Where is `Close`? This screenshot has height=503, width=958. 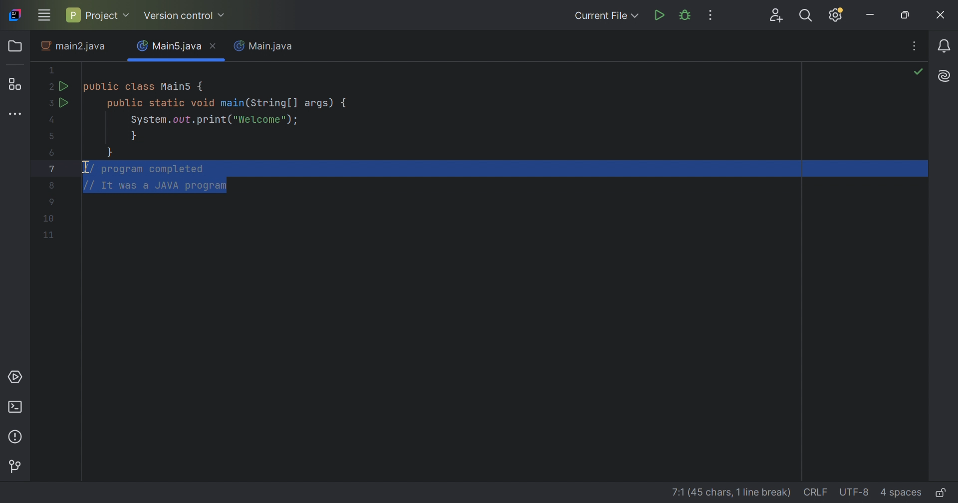
Close is located at coordinates (942, 16).